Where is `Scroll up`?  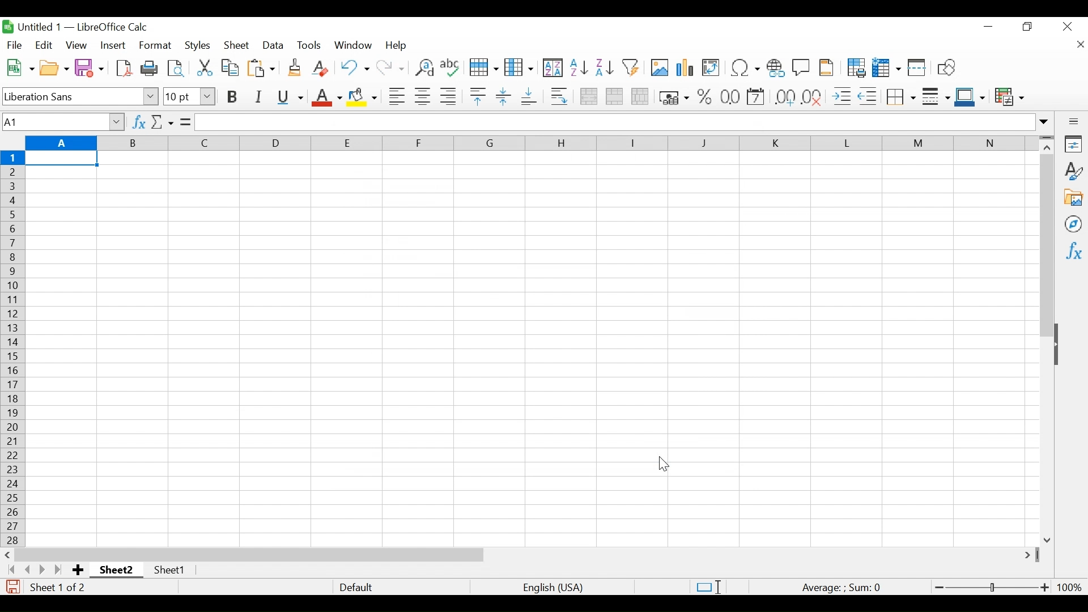 Scroll up is located at coordinates (1047, 149).